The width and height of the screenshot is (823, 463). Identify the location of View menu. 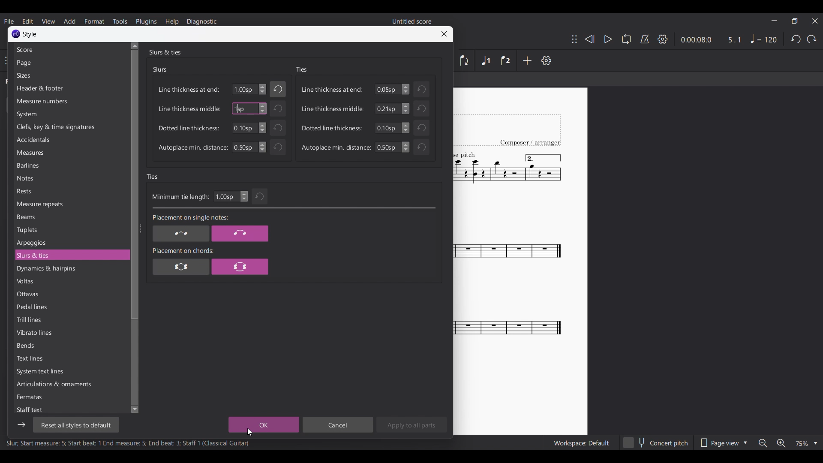
(48, 21).